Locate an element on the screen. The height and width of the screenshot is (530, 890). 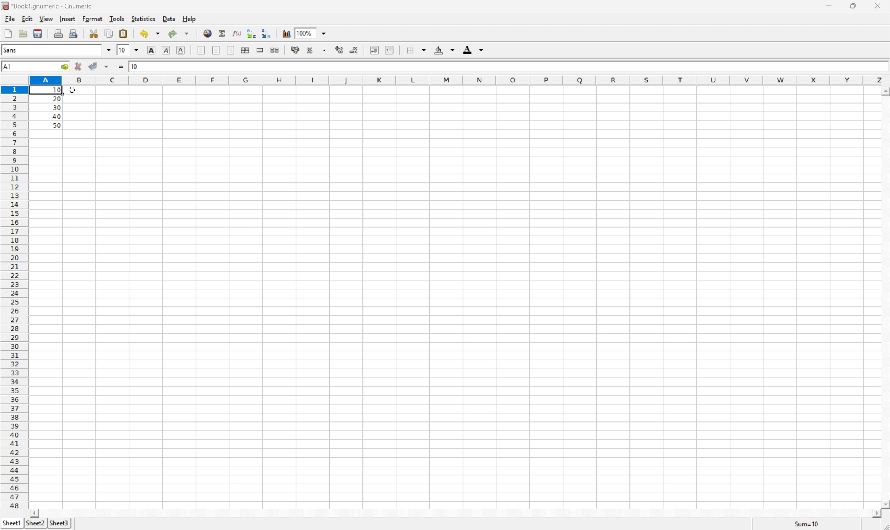
Split the ranges of merged cells is located at coordinates (275, 50).